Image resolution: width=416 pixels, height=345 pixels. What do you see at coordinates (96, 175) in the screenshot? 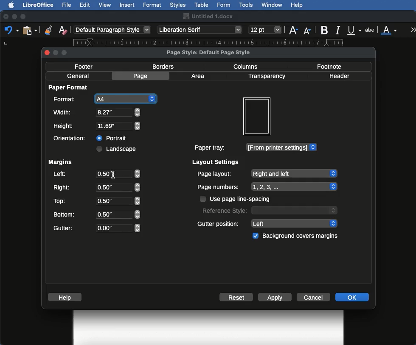
I see `Left` at bounding box center [96, 175].